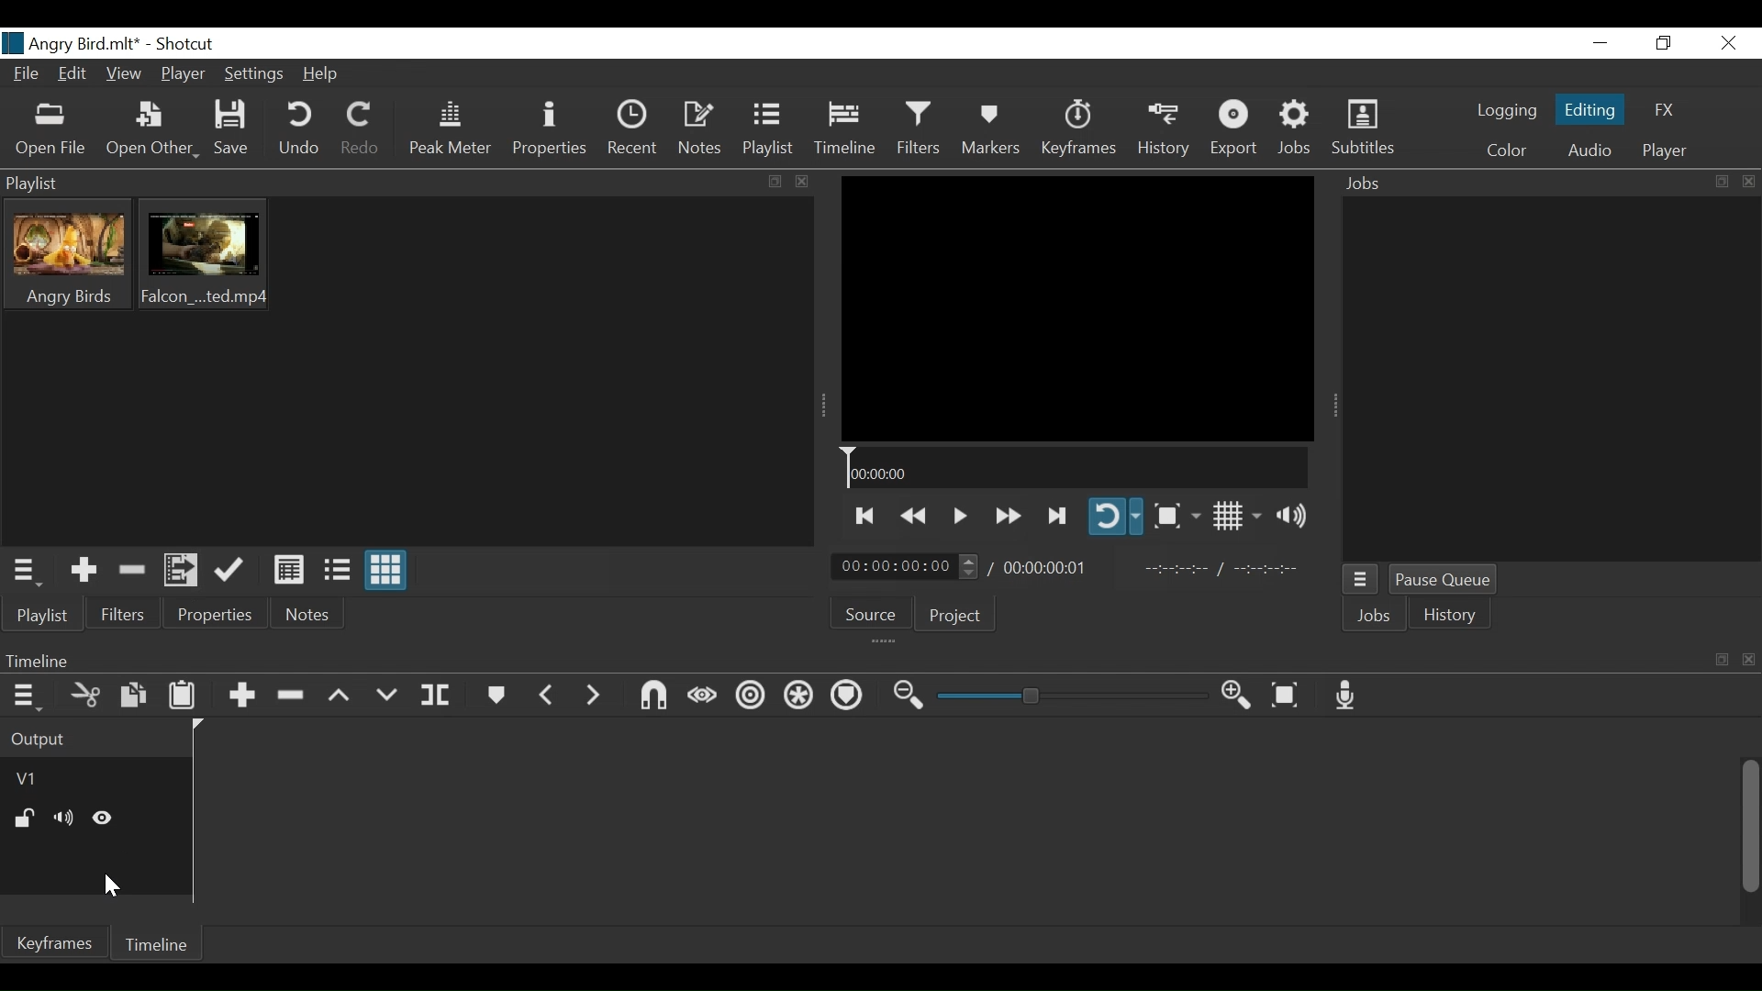 Image resolution: width=1762 pixels, height=991 pixels. Describe the element at coordinates (23, 819) in the screenshot. I see `(un)lock track` at that location.